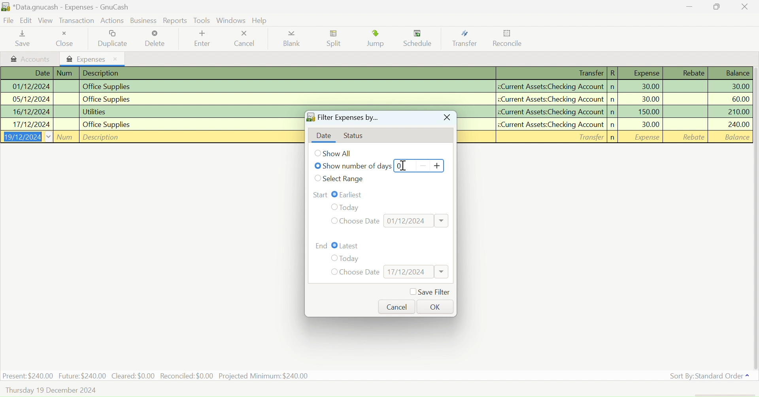 The image size is (759, 397). Describe the element at coordinates (405, 166) in the screenshot. I see `Cursor on Day Counter` at that location.